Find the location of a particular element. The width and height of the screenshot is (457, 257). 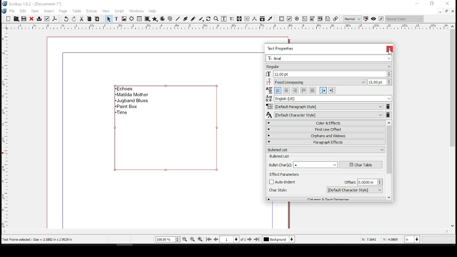

redo is located at coordinates (74, 19).